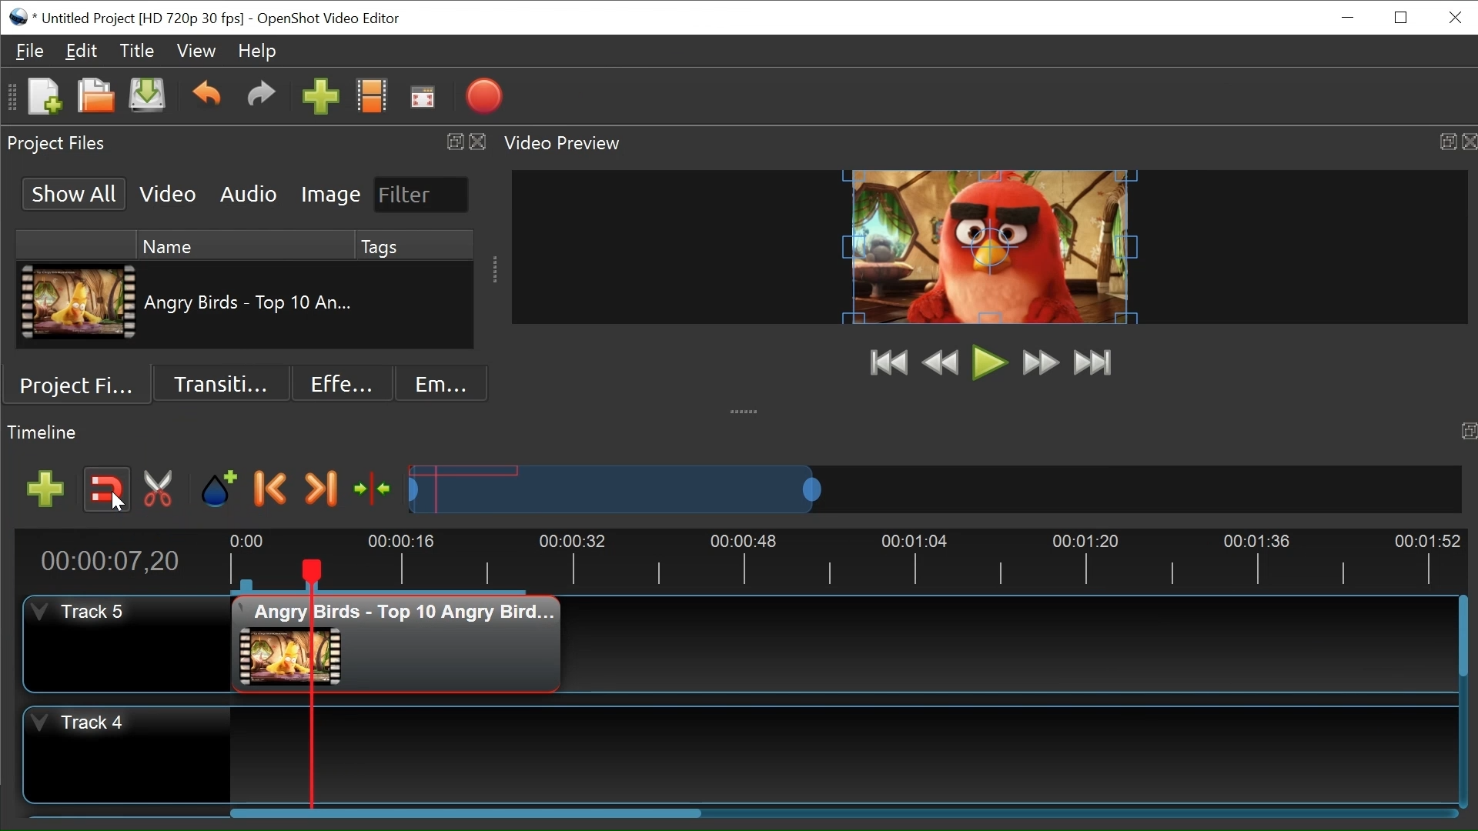 Image resolution: width=1478 pixels, height=831 pixels. I want to click on Name, so click(246, 244).